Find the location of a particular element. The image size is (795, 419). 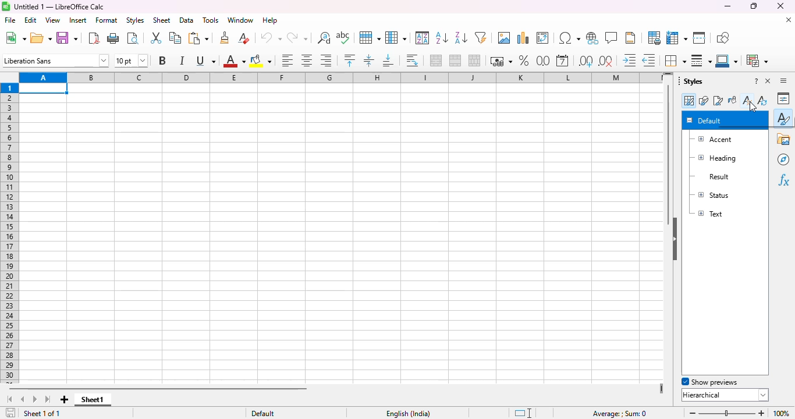

close sidebar deck is located at coordinates (768, 80).